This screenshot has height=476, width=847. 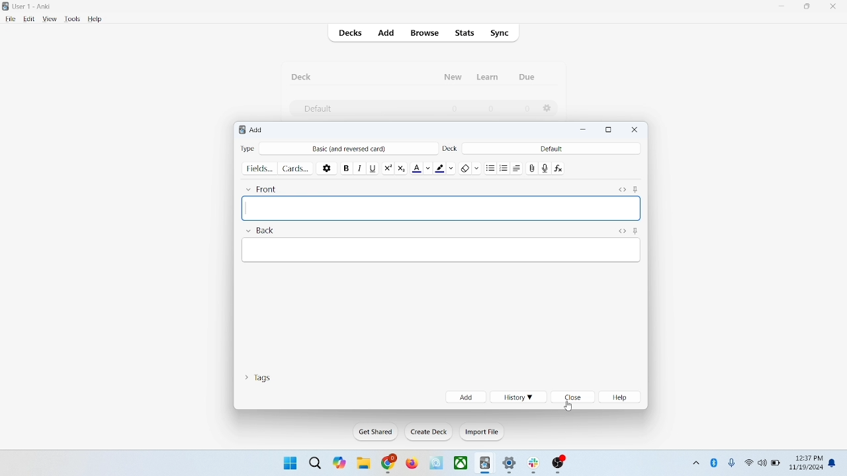 I want to click on maximize, so click(x=609, y=130).